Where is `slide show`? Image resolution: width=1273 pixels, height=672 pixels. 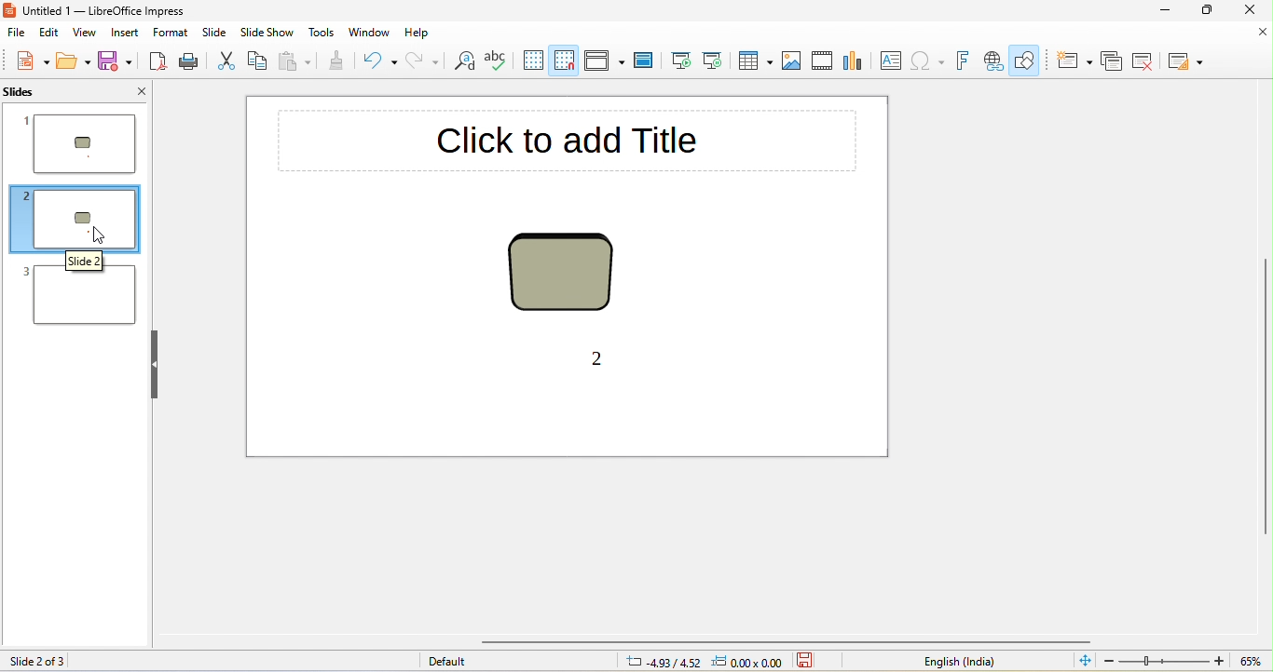 slide show is located at coordinates (266, 34).